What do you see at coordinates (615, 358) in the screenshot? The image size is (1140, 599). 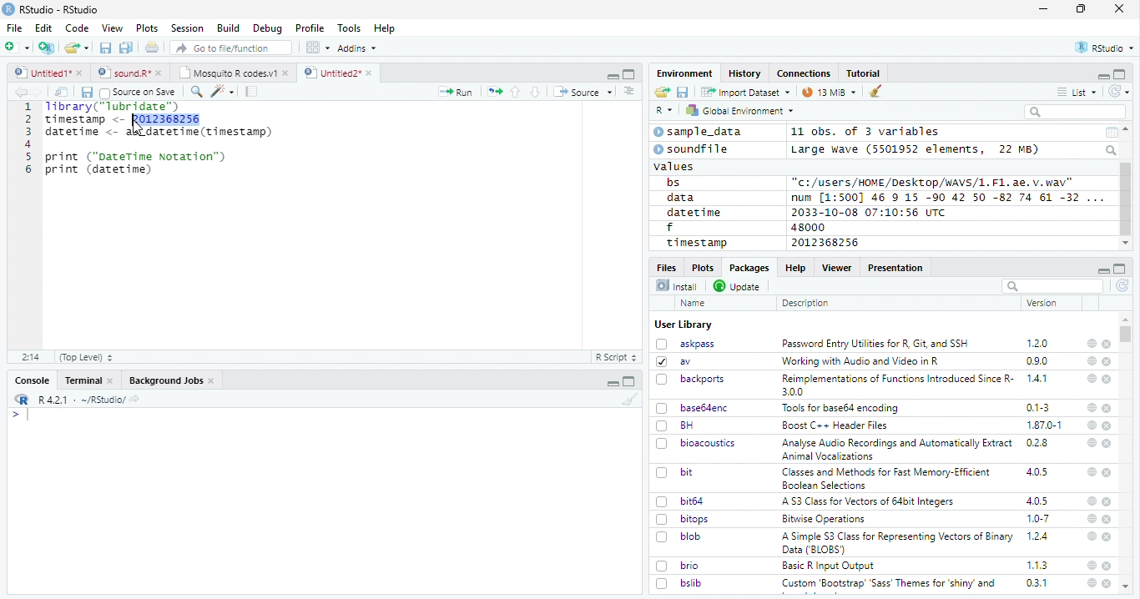 I see `R Script` at bounding box center [615, 358].